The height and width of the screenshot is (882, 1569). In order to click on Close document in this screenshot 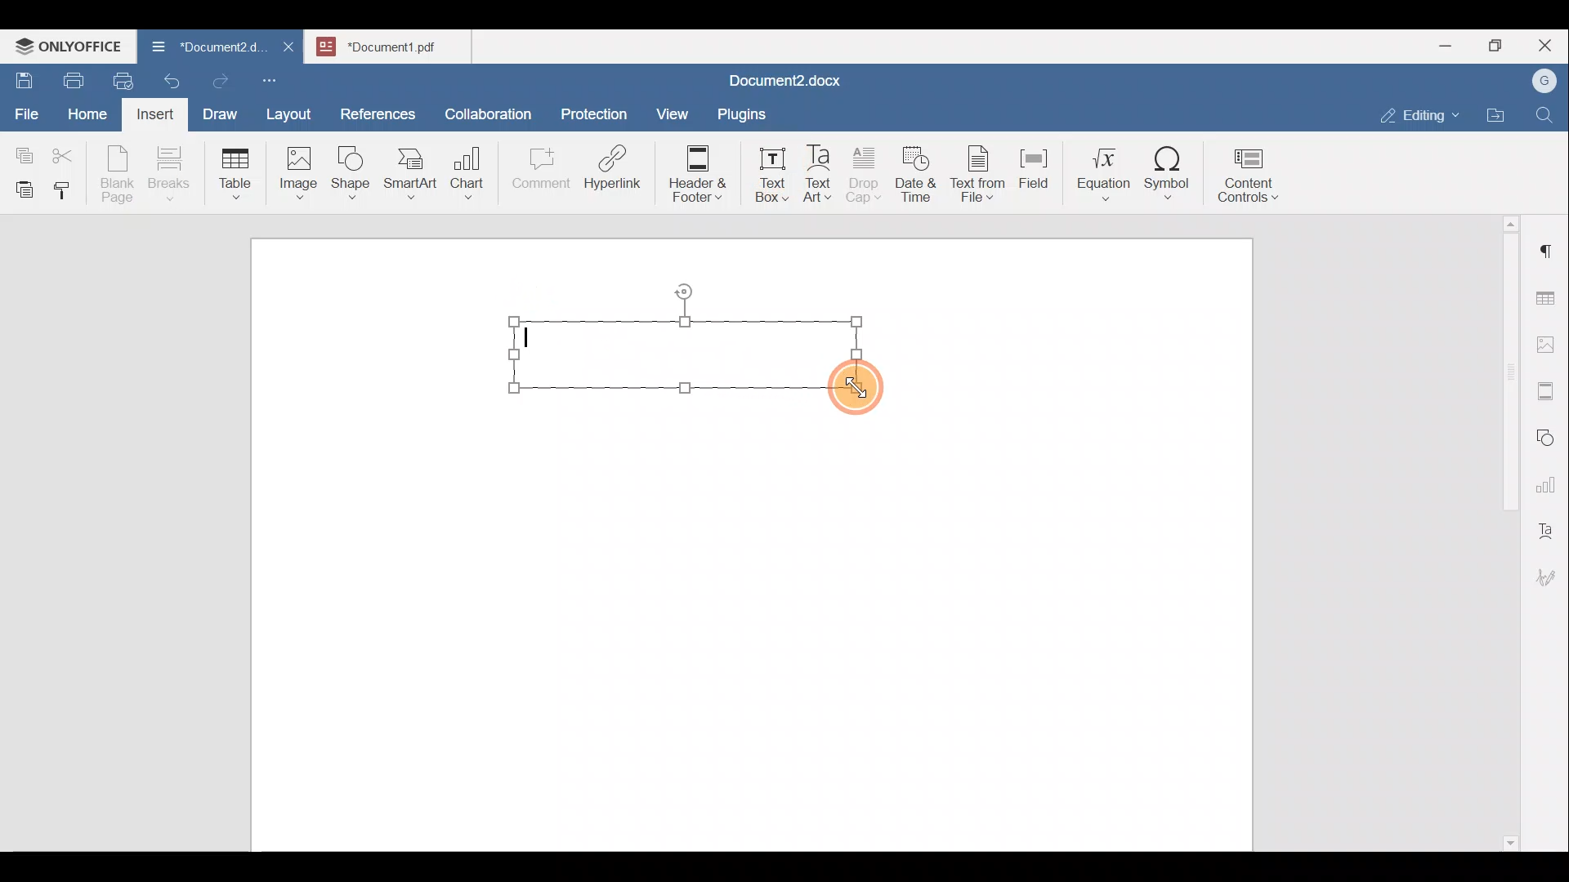, I will do `click(289, 48)`.